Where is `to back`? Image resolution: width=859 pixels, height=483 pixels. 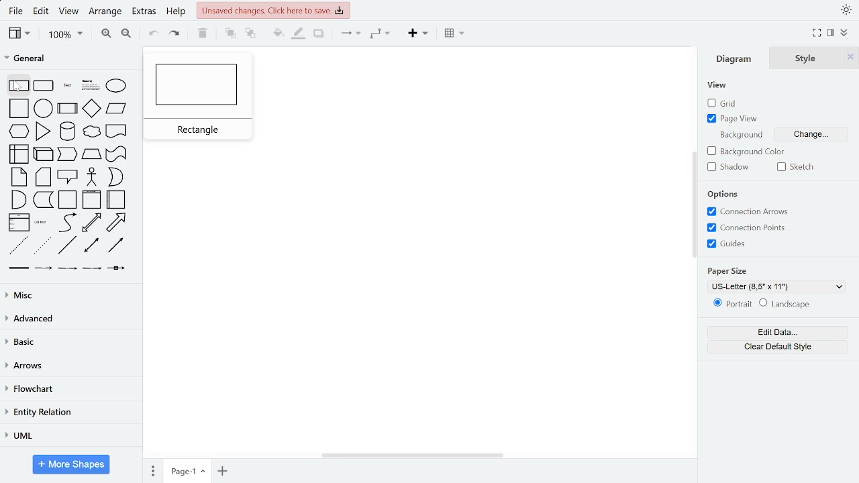 to back is located at coordinates (250, 34).